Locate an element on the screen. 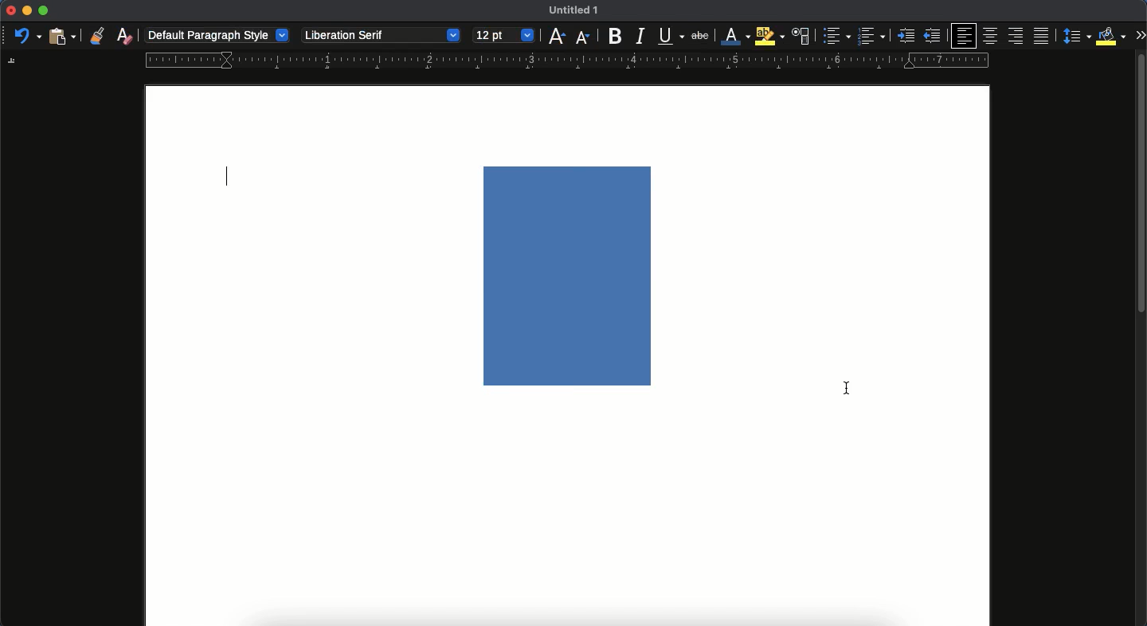  maximize is located at coordinates (45, 10).